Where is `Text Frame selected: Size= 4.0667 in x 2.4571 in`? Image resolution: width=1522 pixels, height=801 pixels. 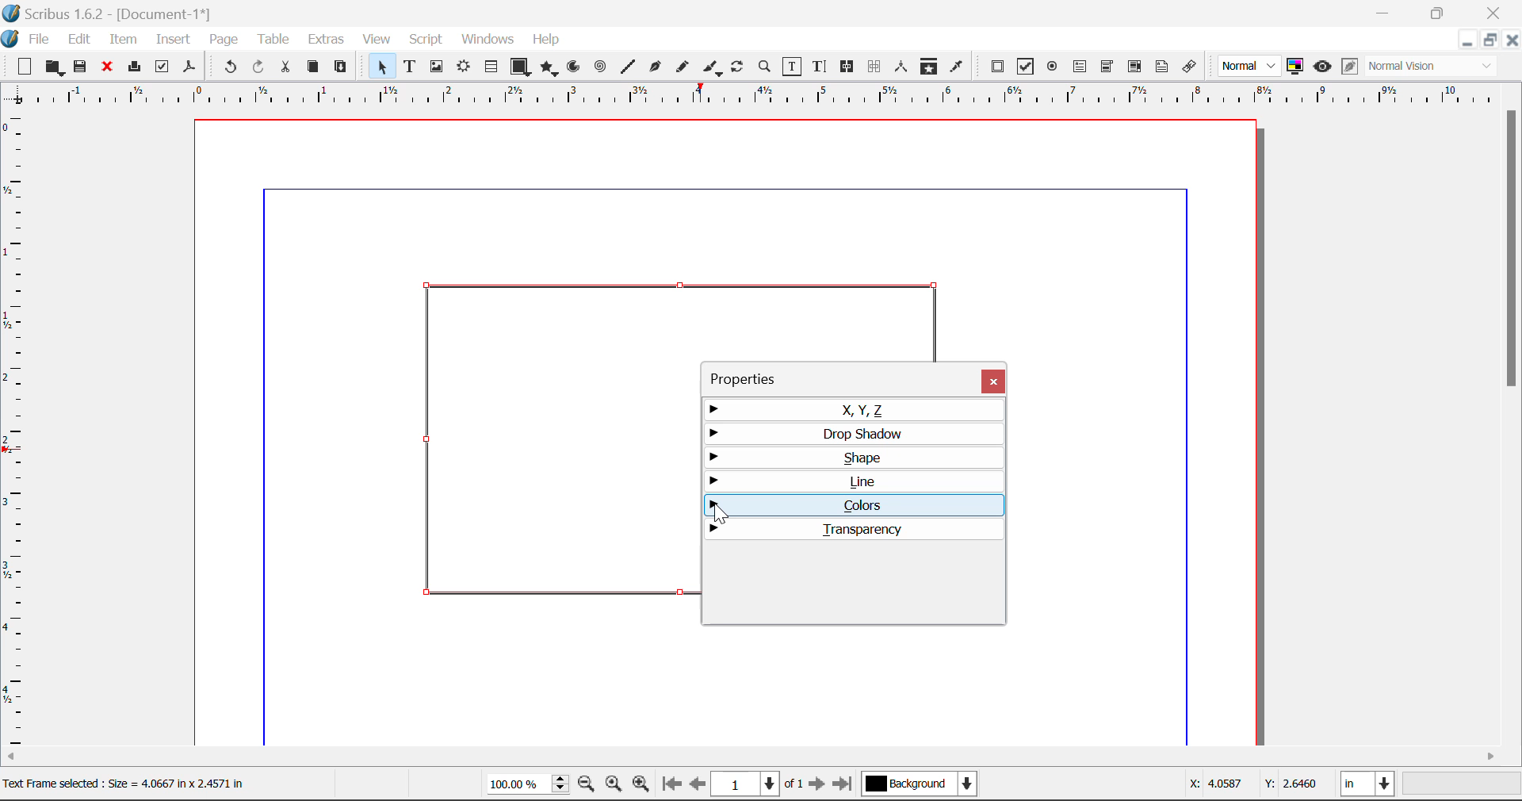
Text Frame selected: Size= 4.0667 in x 2.4571 in is located at coordinates (124, 782).